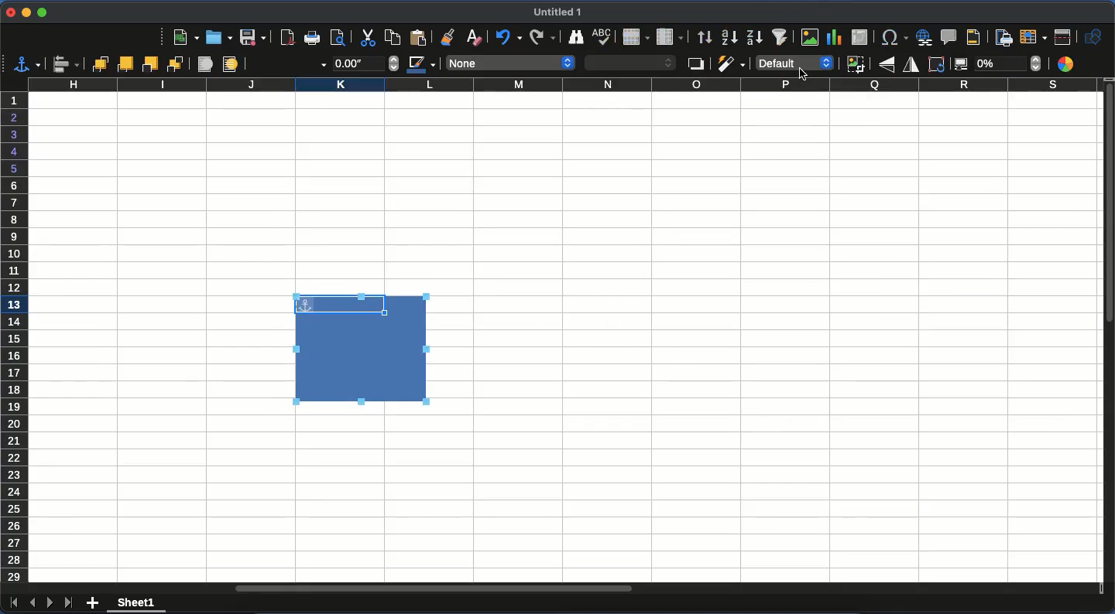 The height and width of the screenshot is (614, 1115). What do you see at coordinates (978, 36) in the screenshot?
I see `headers and footers` at bounding box center [978, 36].